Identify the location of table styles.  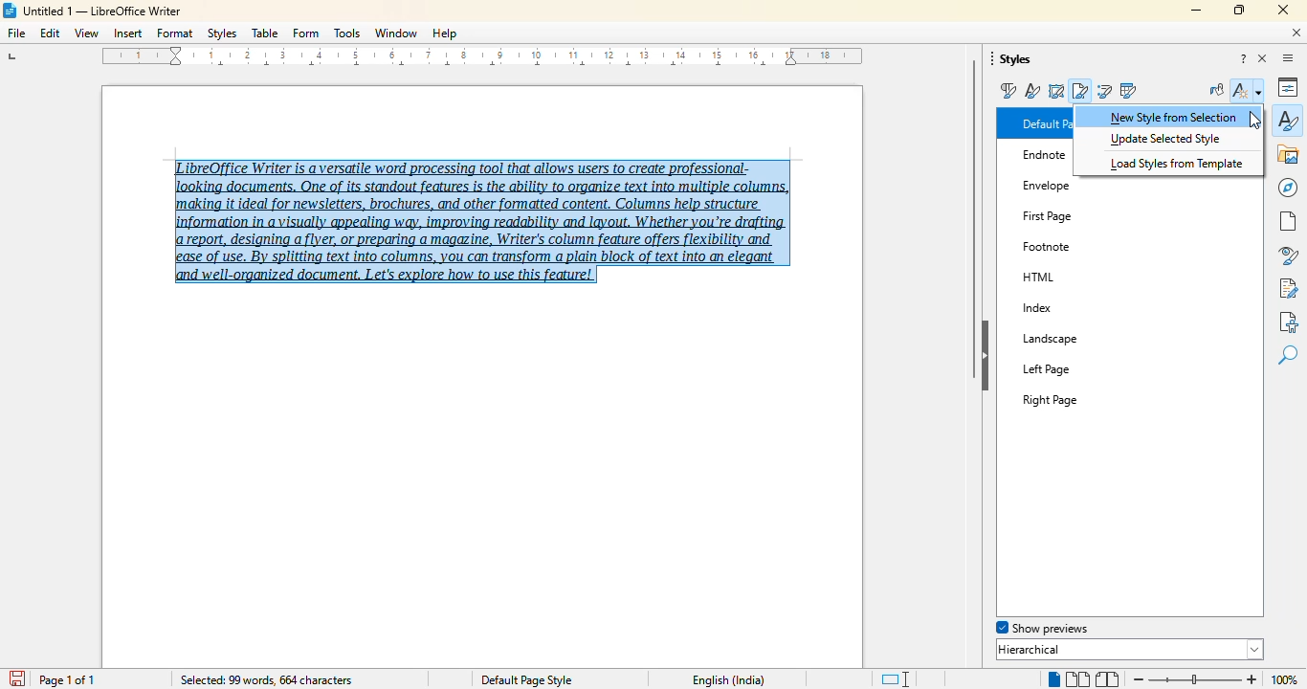
(1127, 90).